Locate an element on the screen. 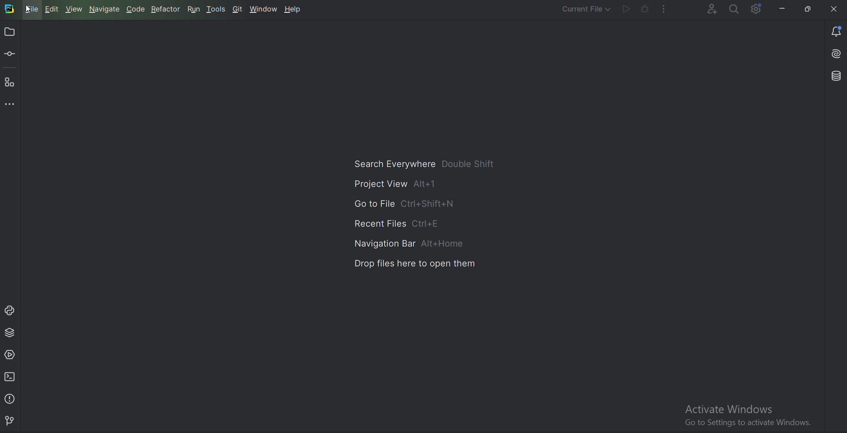 This screenshot has height=433, width=847. Problems is located at coordinates (11, 399).